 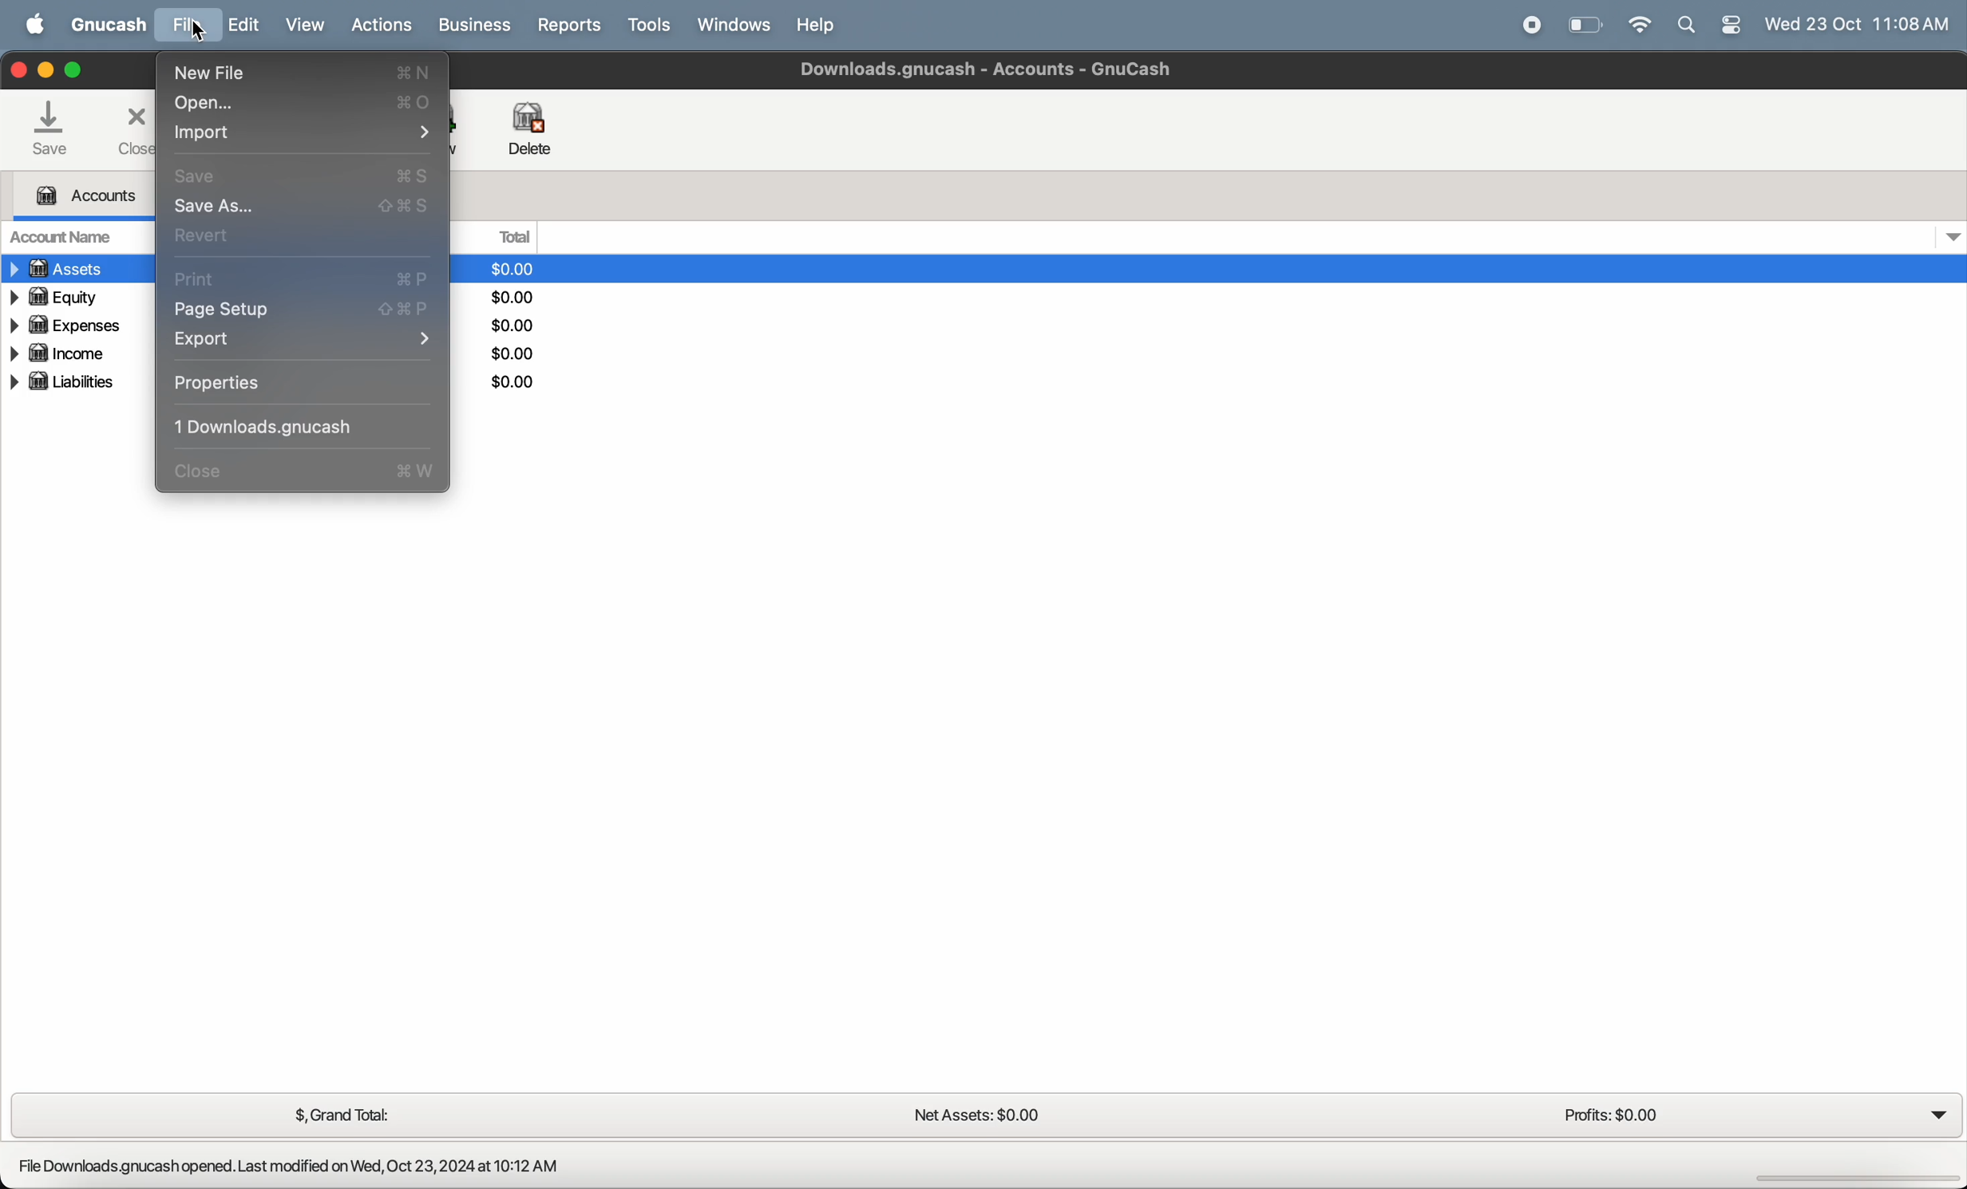 What do you see at coordinates (1618, 1116) in the screenshot?
I see `profits` at bounding box center [1618, 1116].